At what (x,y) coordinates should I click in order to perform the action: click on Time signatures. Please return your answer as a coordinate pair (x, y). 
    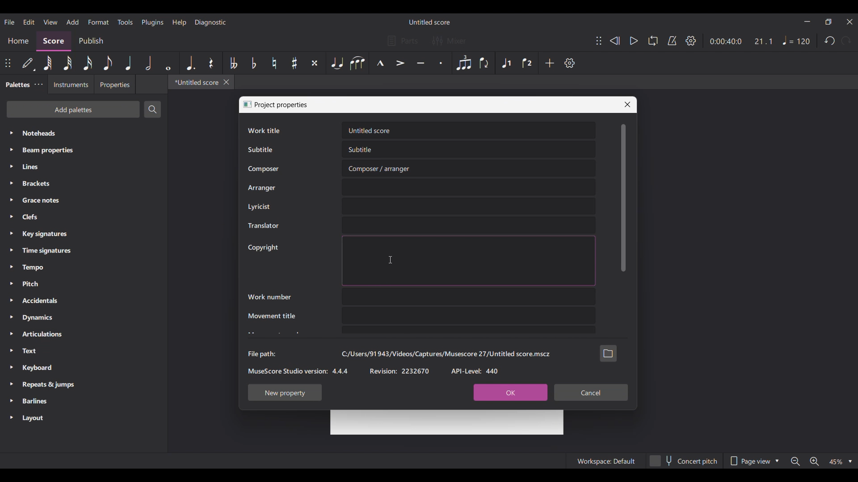
    Looking at the image, I should click on (83, 251).